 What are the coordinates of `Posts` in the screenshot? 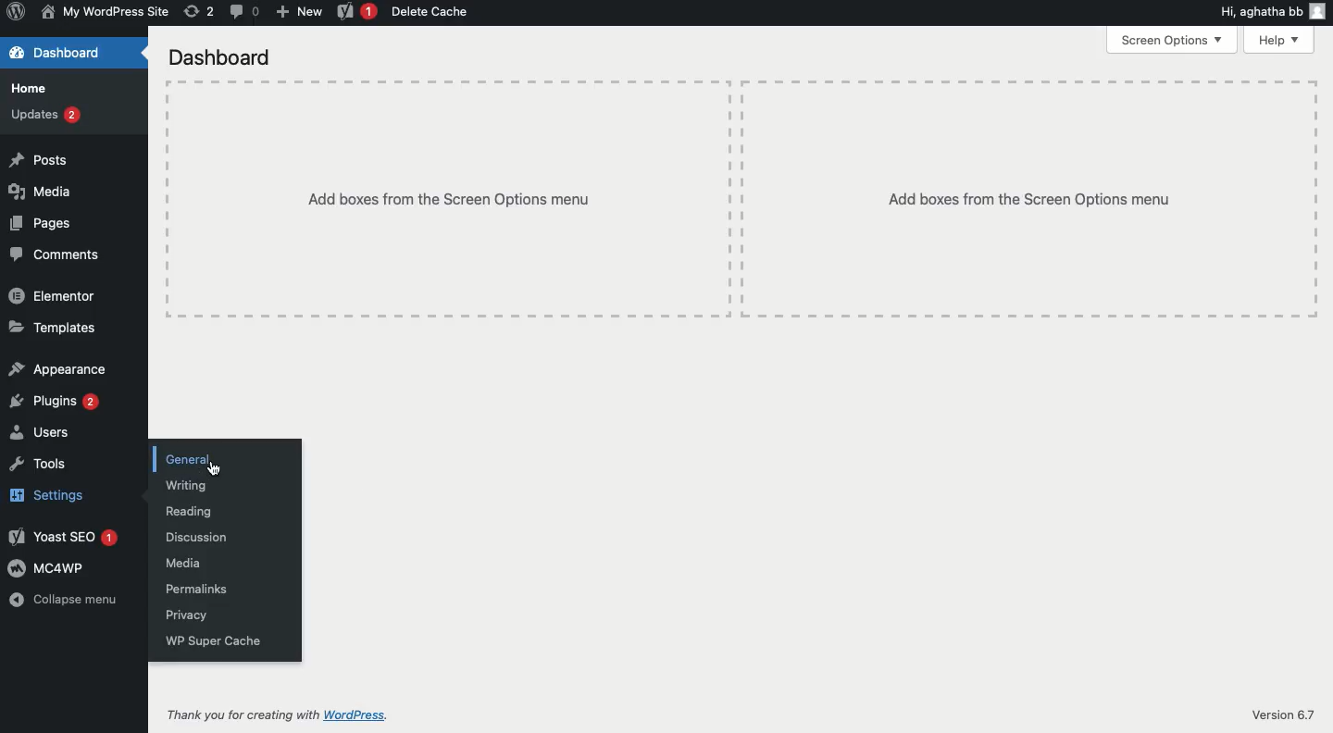 It's located at (37, 159).